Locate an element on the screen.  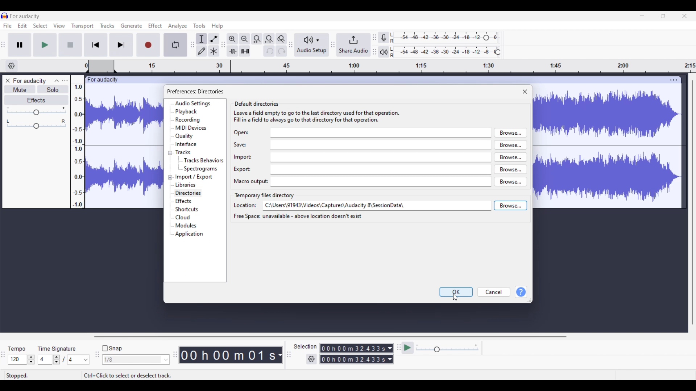
Edit menu is located at coordinates (22, 26).